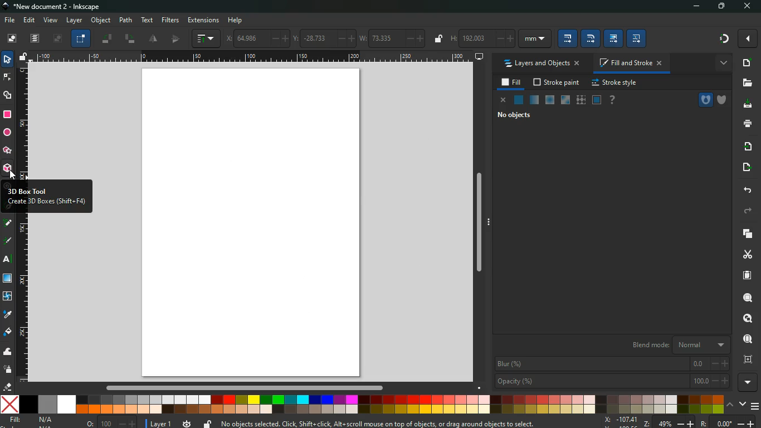 This screenshot has width=761, height=428. What do you see at coordinates (438, 40) in the screenshot?
I see `unlock` at bounding box center [438, 40].